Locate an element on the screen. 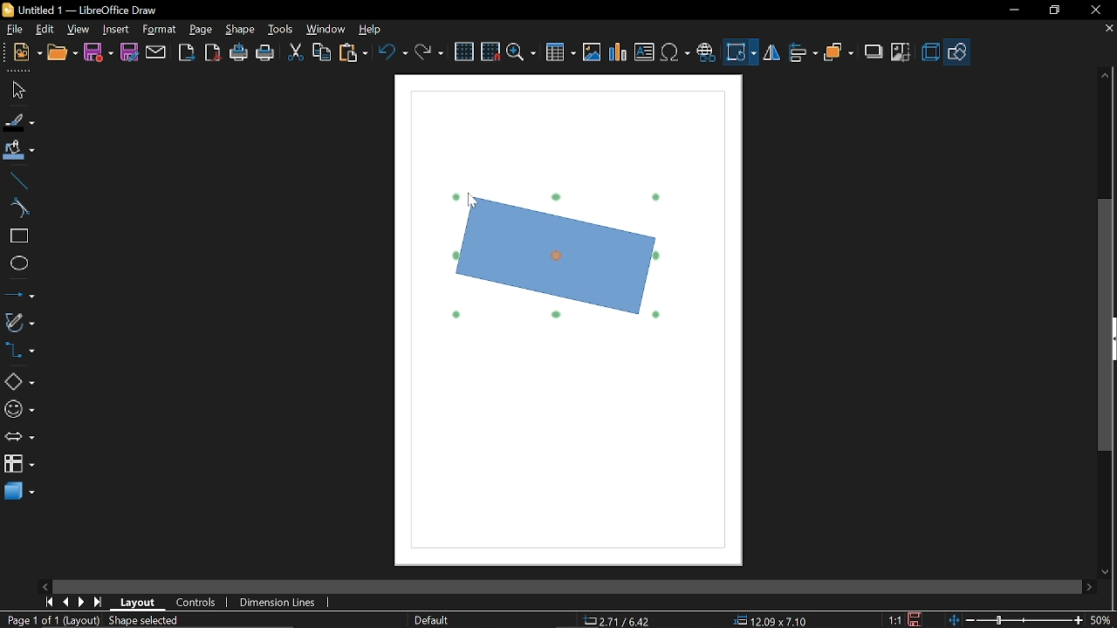  arrows is located at coordinates (19, 439).